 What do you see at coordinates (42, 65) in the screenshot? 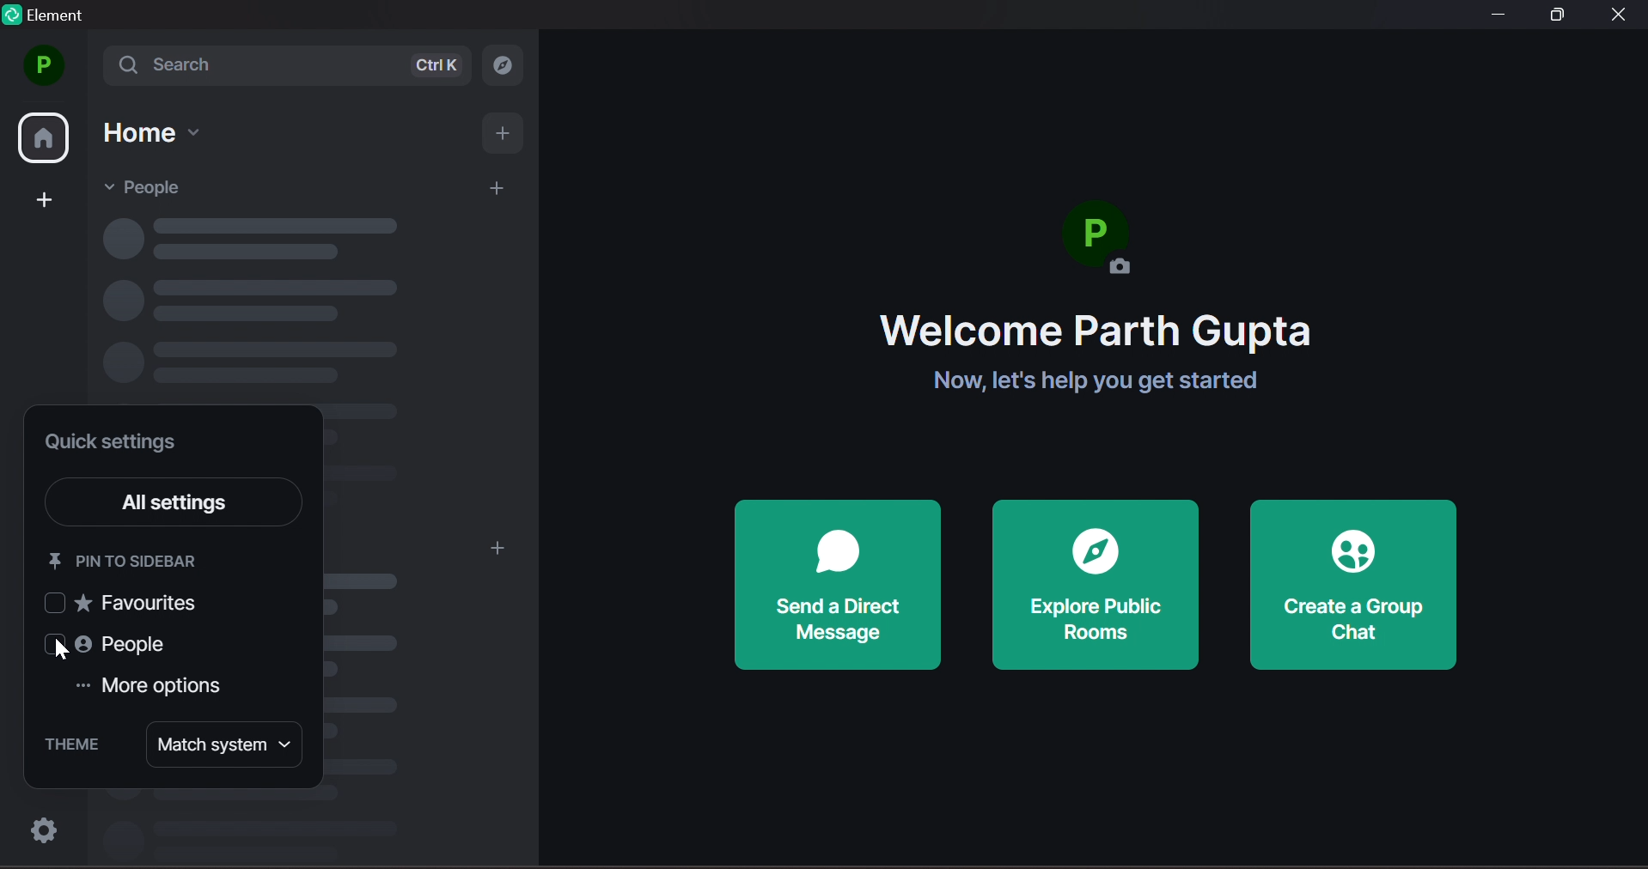
I see `profile` at bounding box center [42, 65].